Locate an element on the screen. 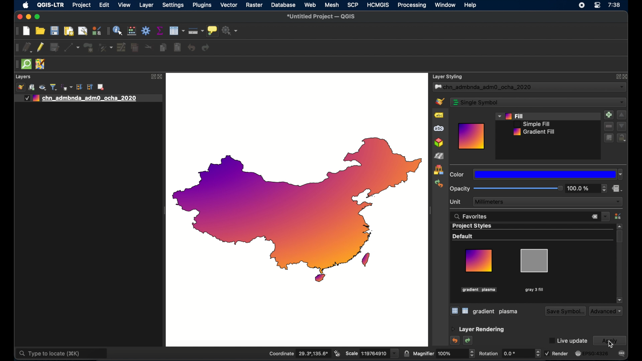 This screenshot has width=642, height=361. measure line is located at coordinates (196, 31).